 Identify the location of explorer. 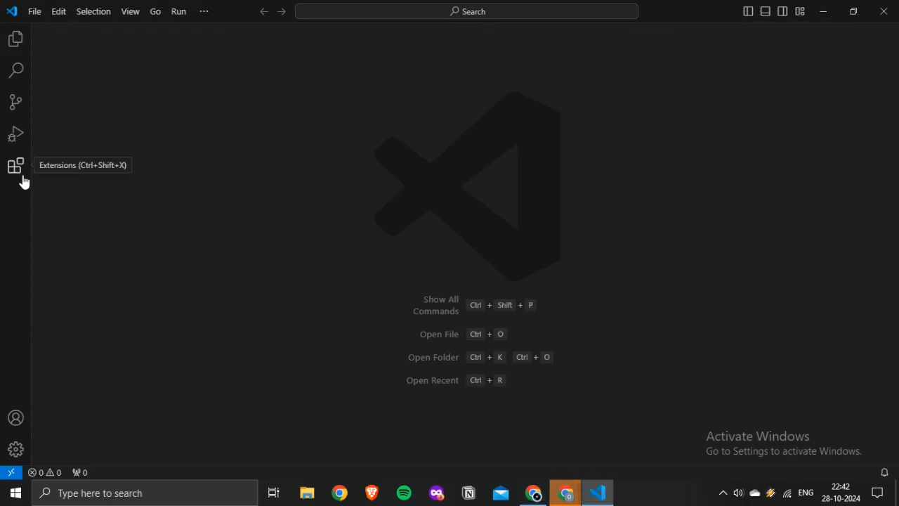
(15, 39).